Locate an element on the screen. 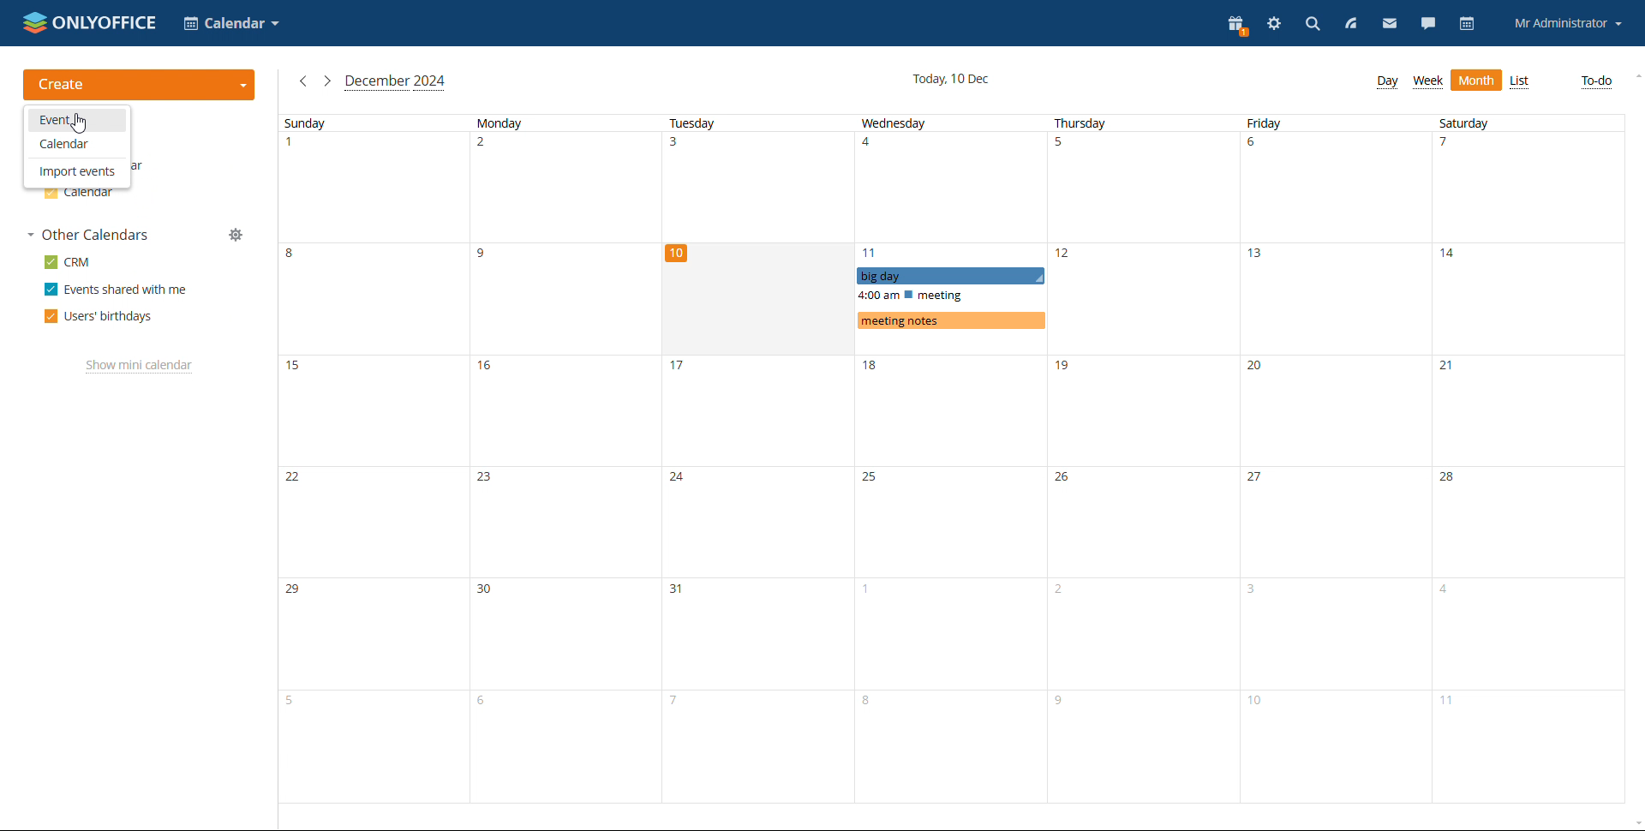 The height and width of the screenshot is (831, 1645). events shared with me is located at coordinates (114, 289).